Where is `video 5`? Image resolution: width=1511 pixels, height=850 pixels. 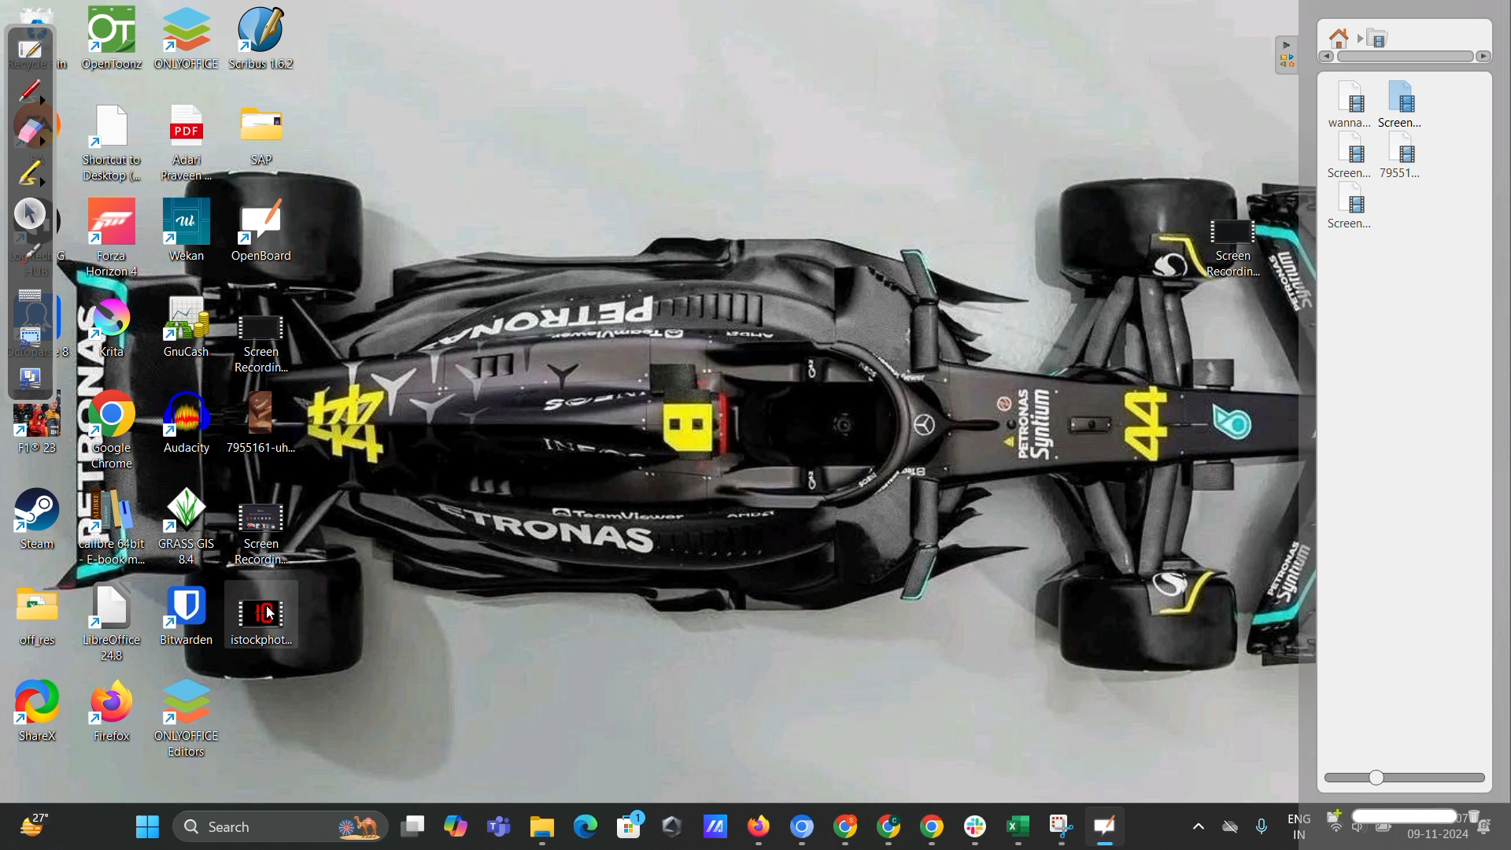
video 5 is located at coordinates (1349, 207).